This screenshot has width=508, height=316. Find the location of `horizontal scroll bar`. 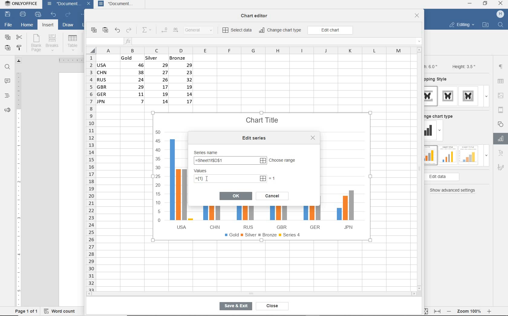

horizontal scroll bar is located at coordinates (251, 294).